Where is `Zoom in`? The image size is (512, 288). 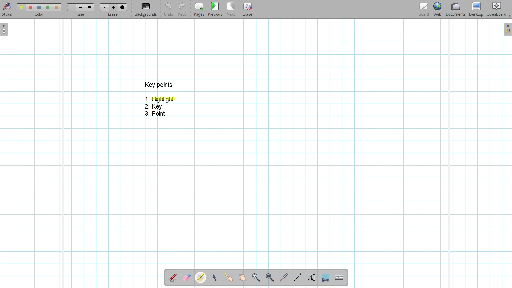
Zoom in is located at coordinates (256, 278).